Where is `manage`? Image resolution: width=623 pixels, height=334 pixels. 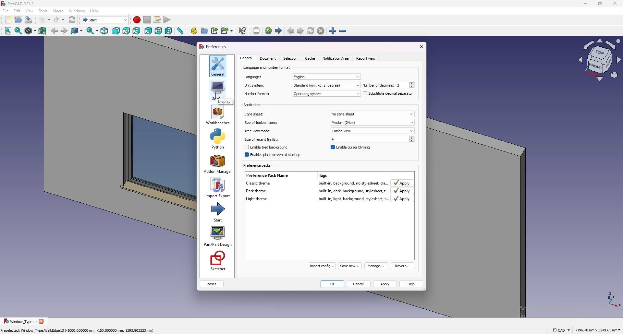
manage is located at coordinates (377, 265).